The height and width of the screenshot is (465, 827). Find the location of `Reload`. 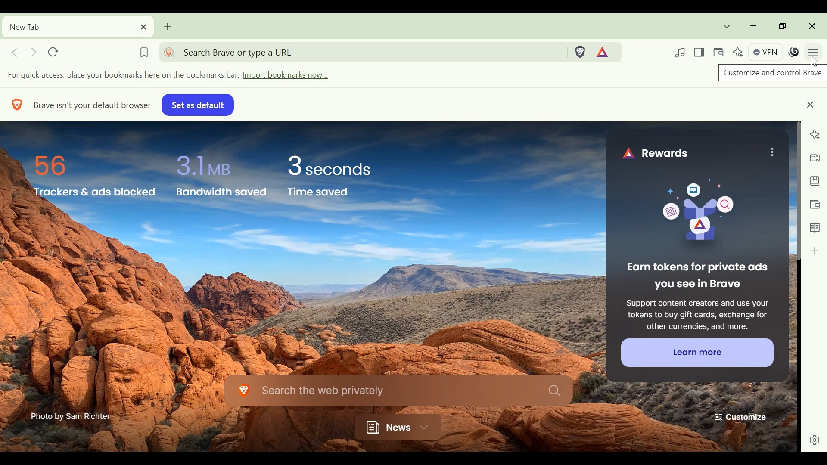

Reload is located at coordinates (55, 50).